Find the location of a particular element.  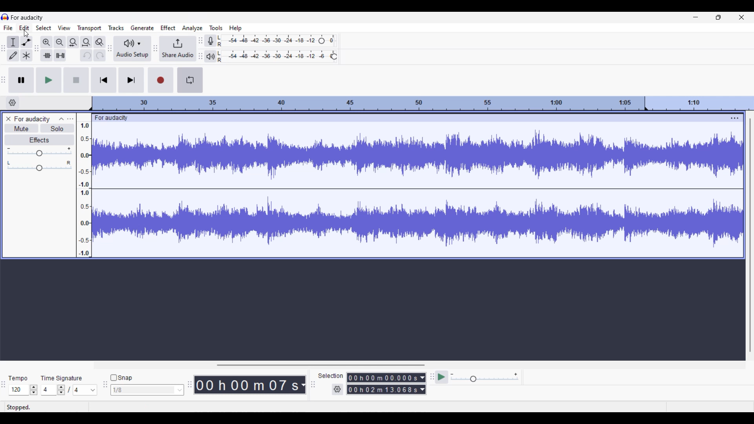

Transport is located at coordinates (90, 28).